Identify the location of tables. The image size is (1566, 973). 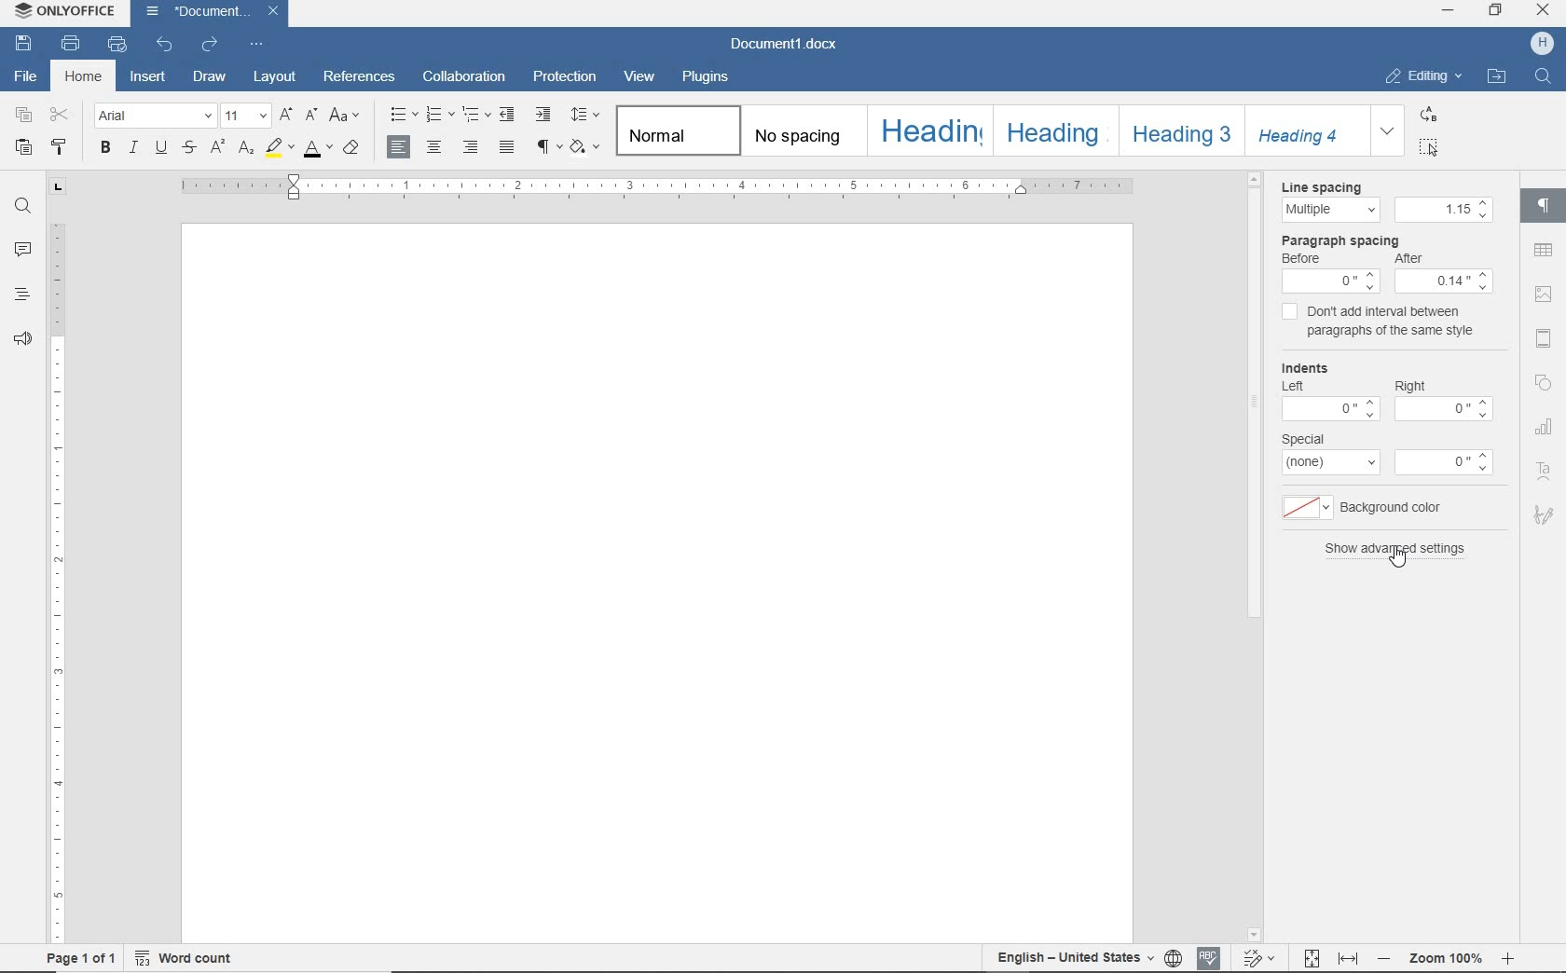
(1544, 250).